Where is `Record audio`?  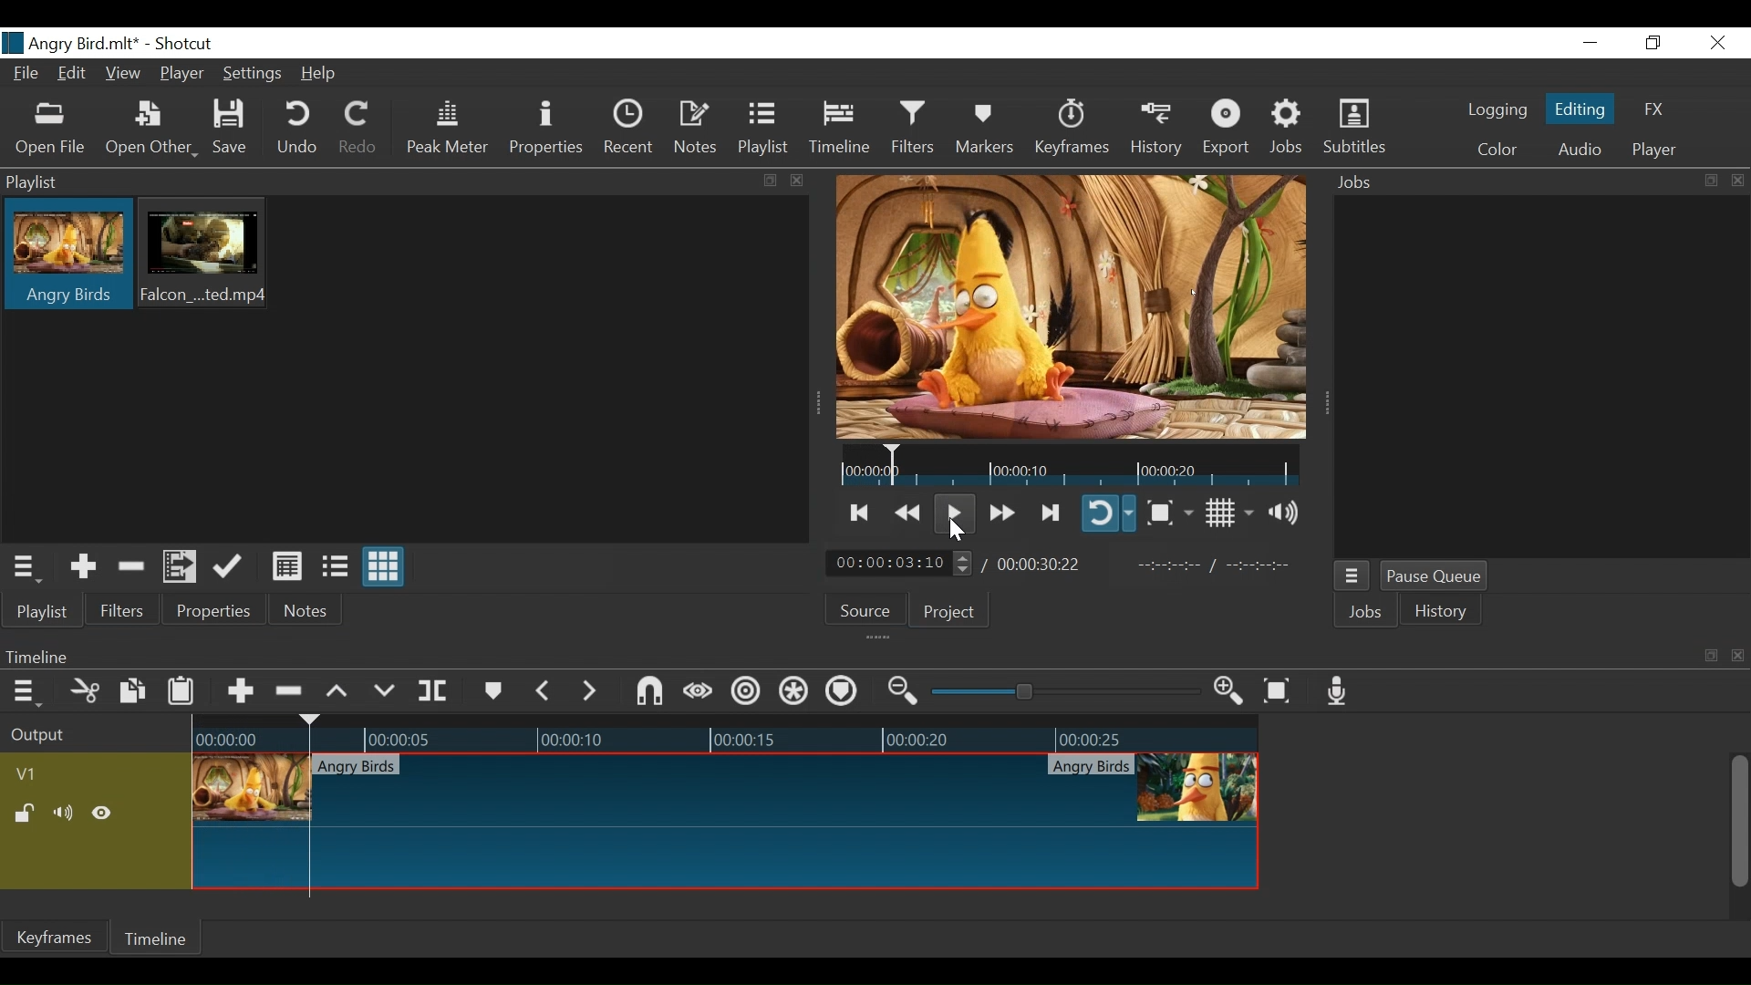 Record audio is located at coordinates (1338, 693).